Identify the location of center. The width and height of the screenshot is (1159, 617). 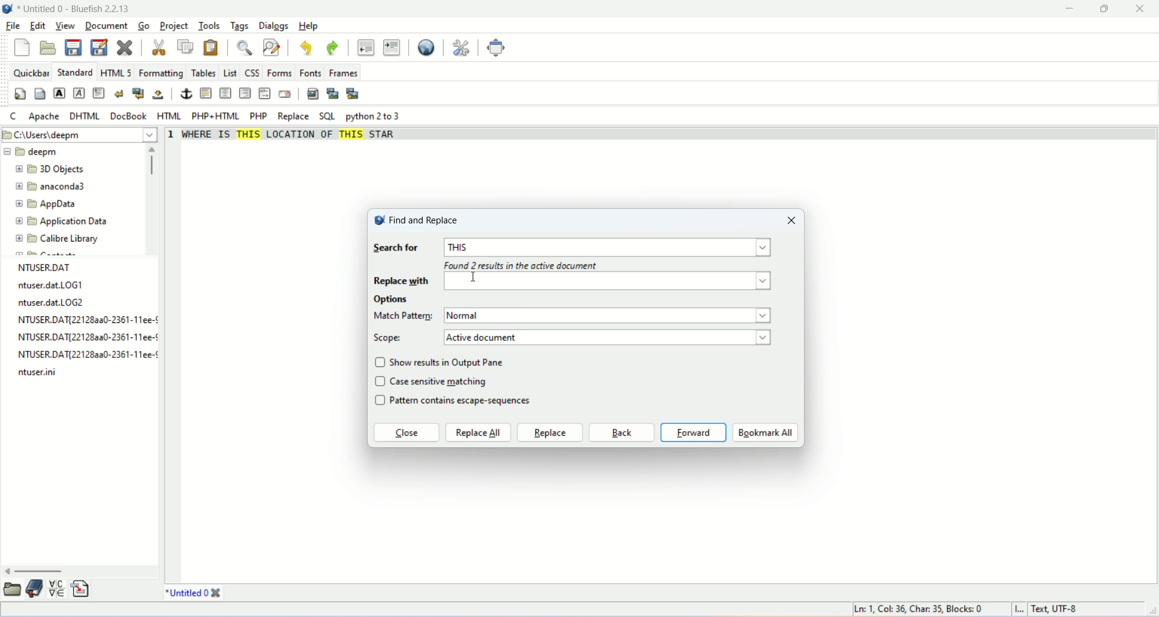
(225, 94).